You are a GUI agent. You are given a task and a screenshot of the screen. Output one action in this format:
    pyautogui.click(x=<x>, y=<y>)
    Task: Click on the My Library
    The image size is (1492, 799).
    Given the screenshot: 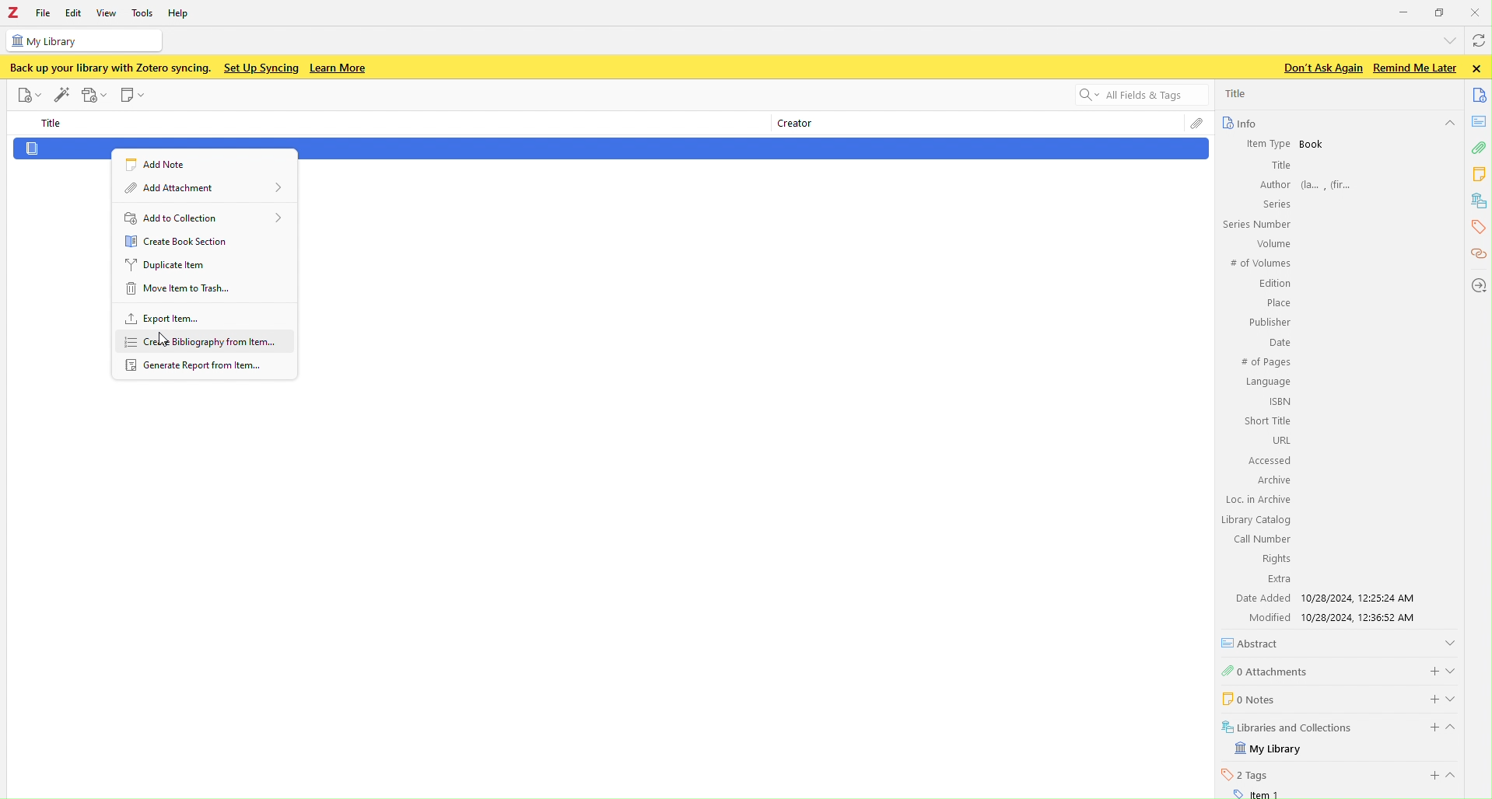 What is the action you would take?
    pyautogui.click(x=82, y=40)
    